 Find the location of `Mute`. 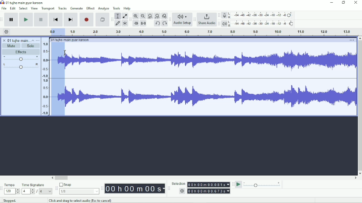

Mute is located at coordinates (12, 46).